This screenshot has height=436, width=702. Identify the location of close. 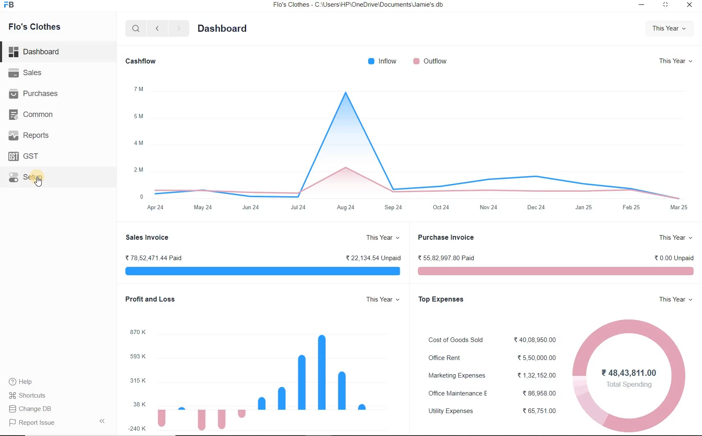
(689, 4).